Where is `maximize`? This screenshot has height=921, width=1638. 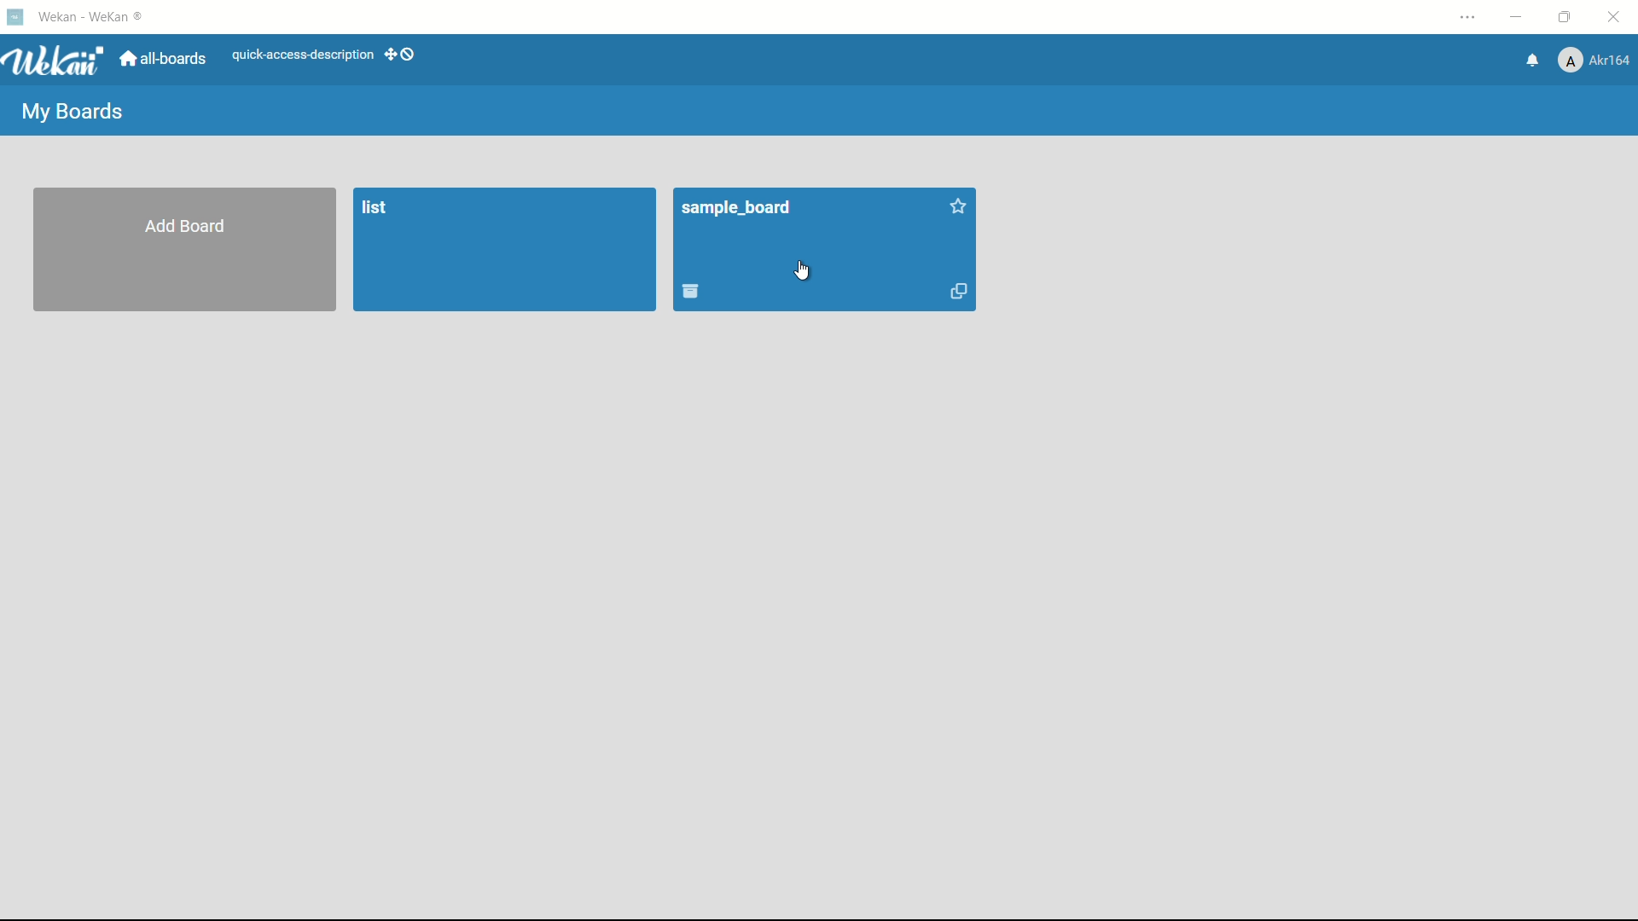 maximize is located at coordinates (1567, 17).